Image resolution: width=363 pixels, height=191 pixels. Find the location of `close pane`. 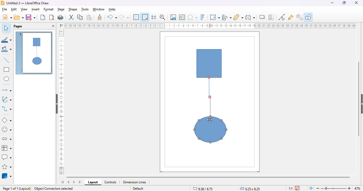

close pane is located at coordinates (53, 26).